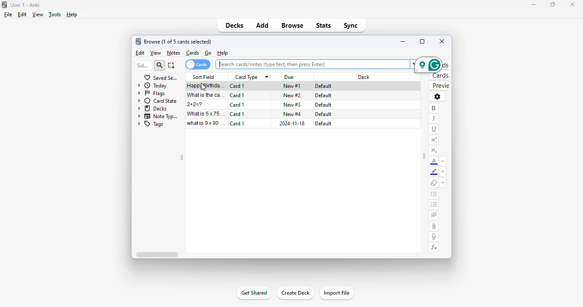  What do you see at coordinates (192, 53) in the screenshot?
I see `cards` at bounding box center [192, 53].